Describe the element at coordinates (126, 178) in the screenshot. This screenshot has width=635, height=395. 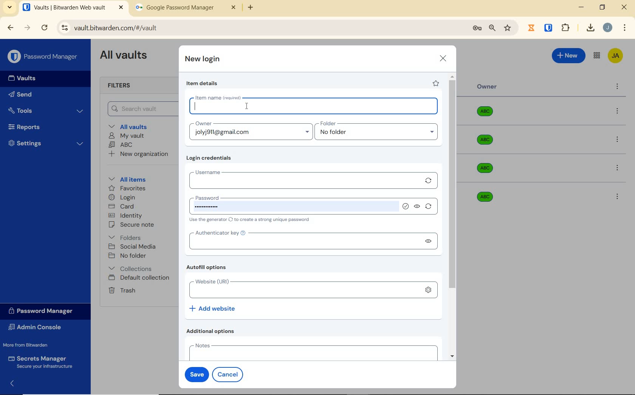
I see `All items` at that location.